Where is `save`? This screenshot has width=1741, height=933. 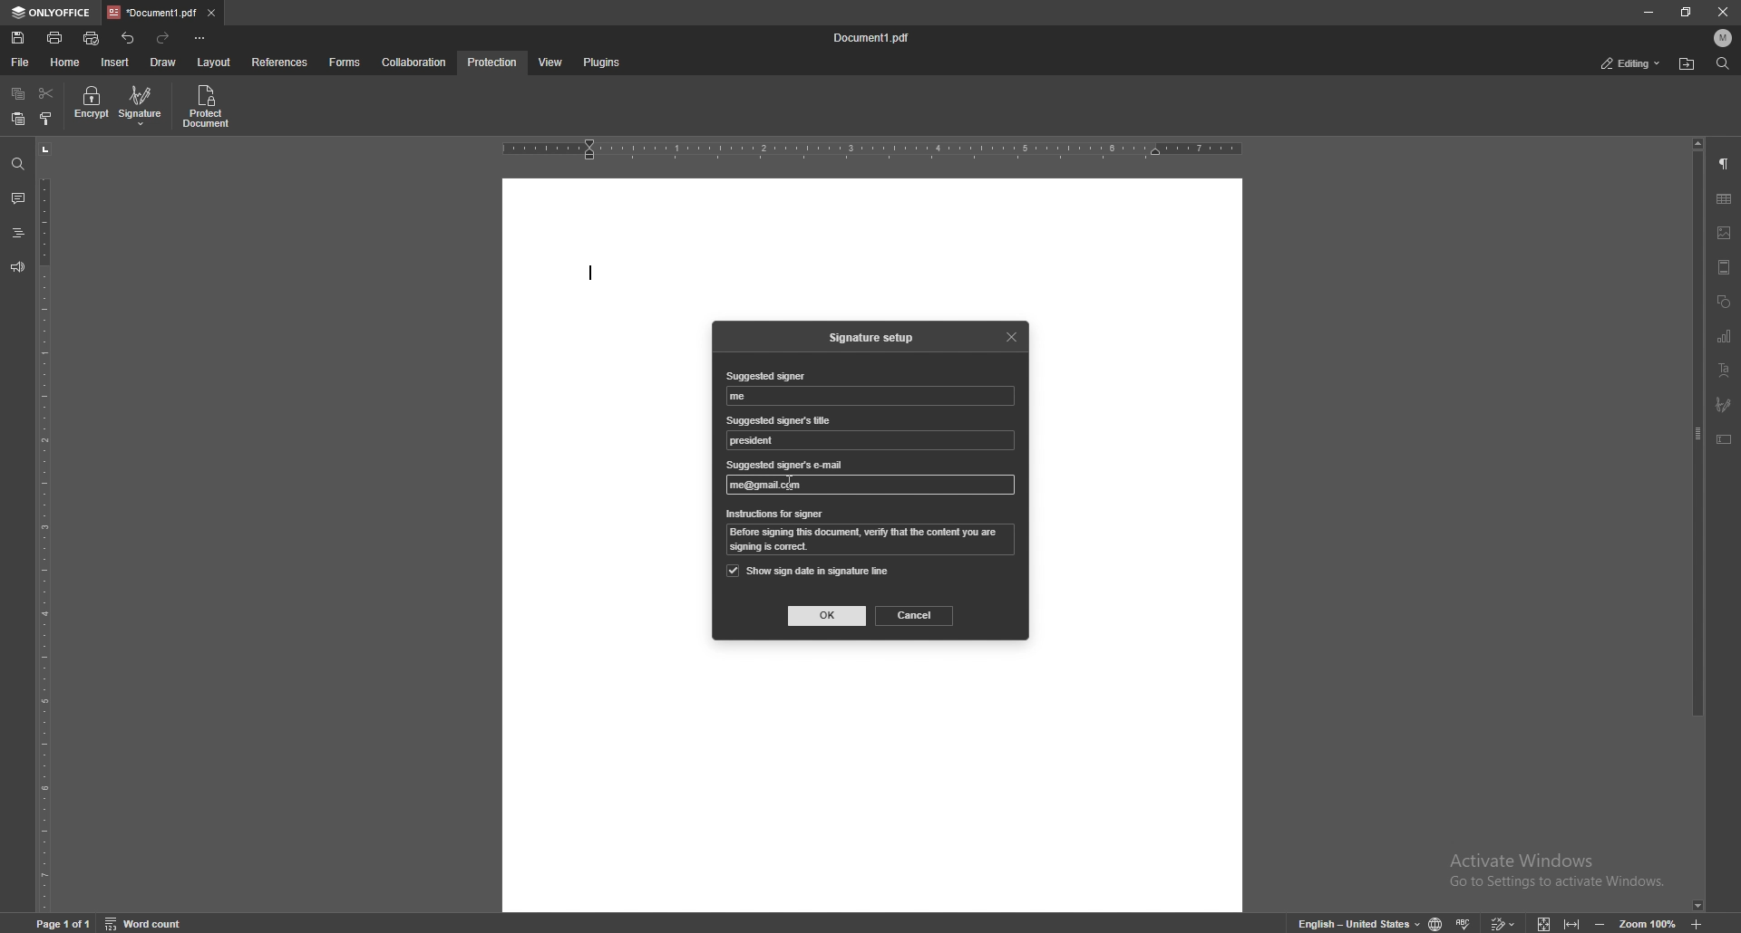
save is located at coordinates (20, 38).